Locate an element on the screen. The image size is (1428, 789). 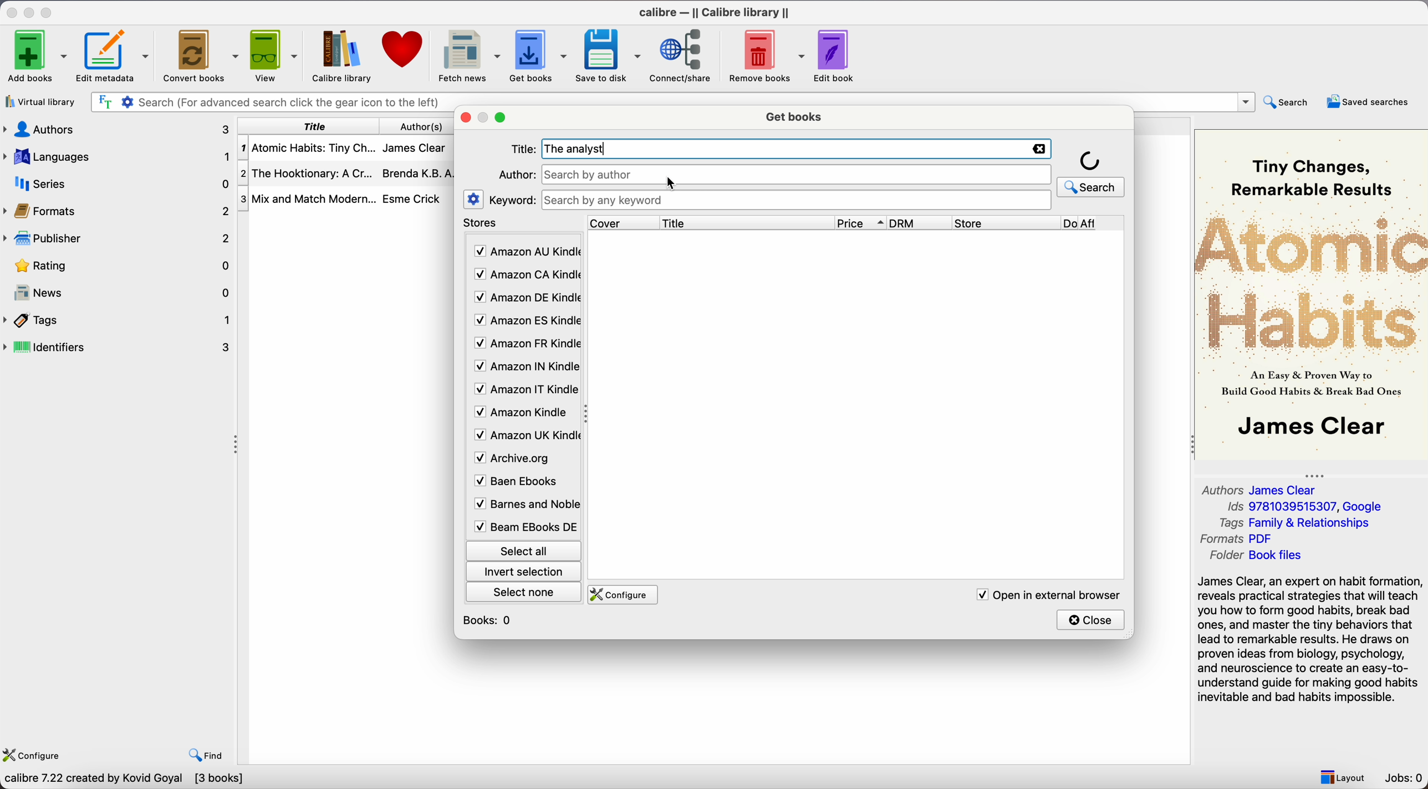
tags is located at coordinates (119, 320).